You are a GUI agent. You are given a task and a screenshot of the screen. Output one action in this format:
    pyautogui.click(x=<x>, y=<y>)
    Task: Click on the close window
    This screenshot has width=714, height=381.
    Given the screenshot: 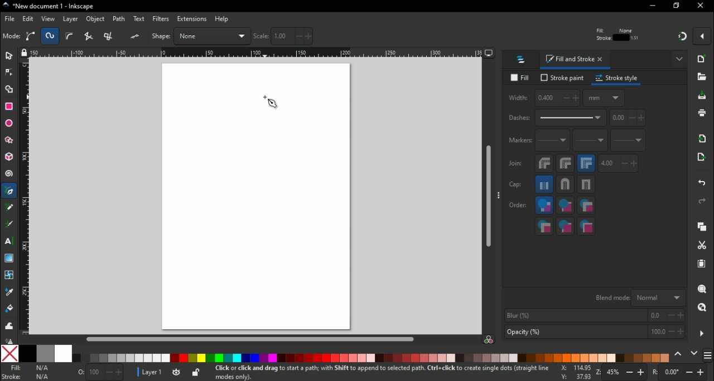 What is the action you would take?
    pyautogui.click(x=702, y=6)
    